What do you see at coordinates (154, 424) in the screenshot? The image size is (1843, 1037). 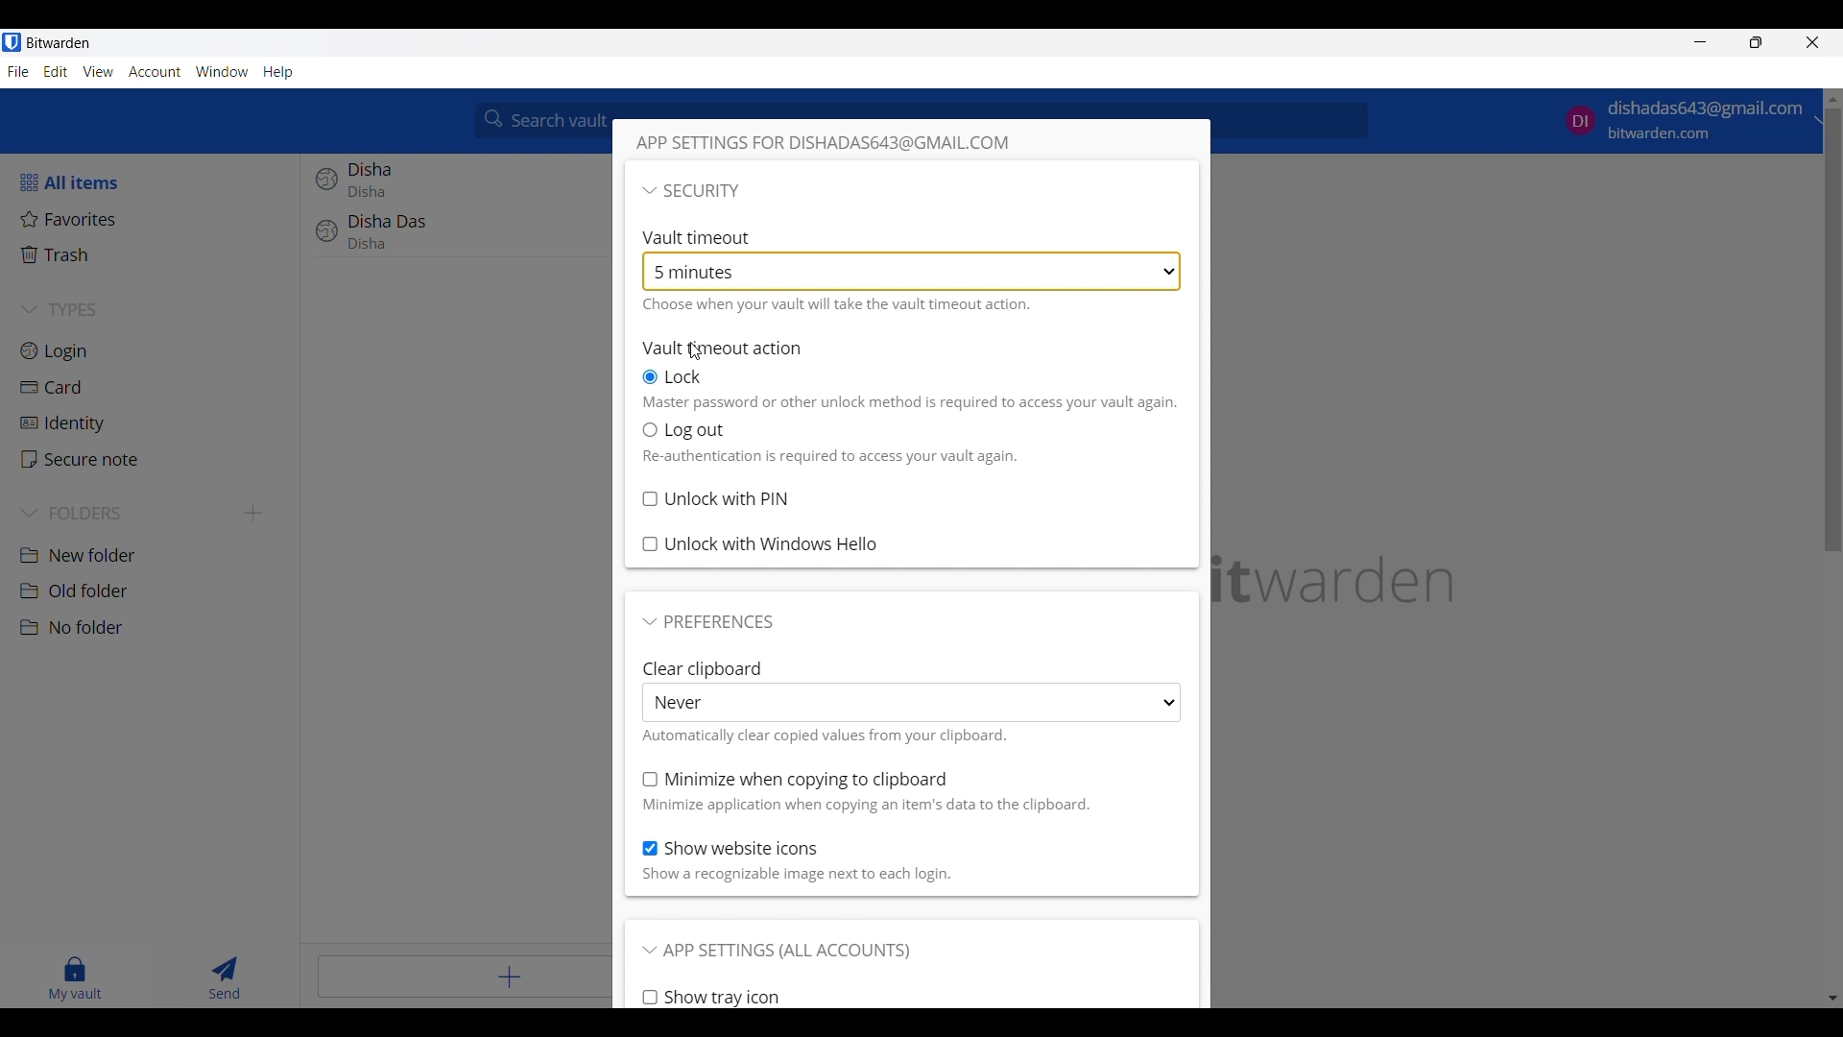 I see `Identity` at bounding box center [154, 424].